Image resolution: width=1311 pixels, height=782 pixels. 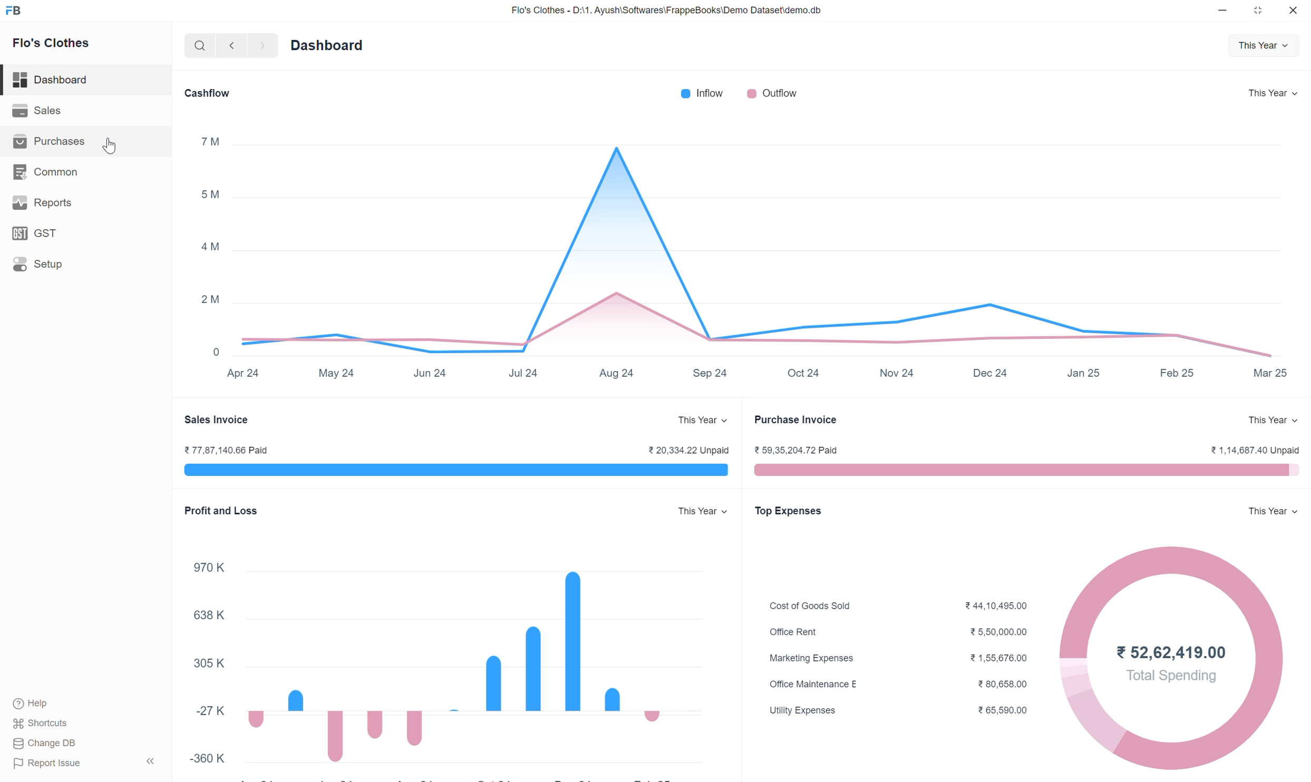 I want to click on Jun 24, so click(x=429, y=373).